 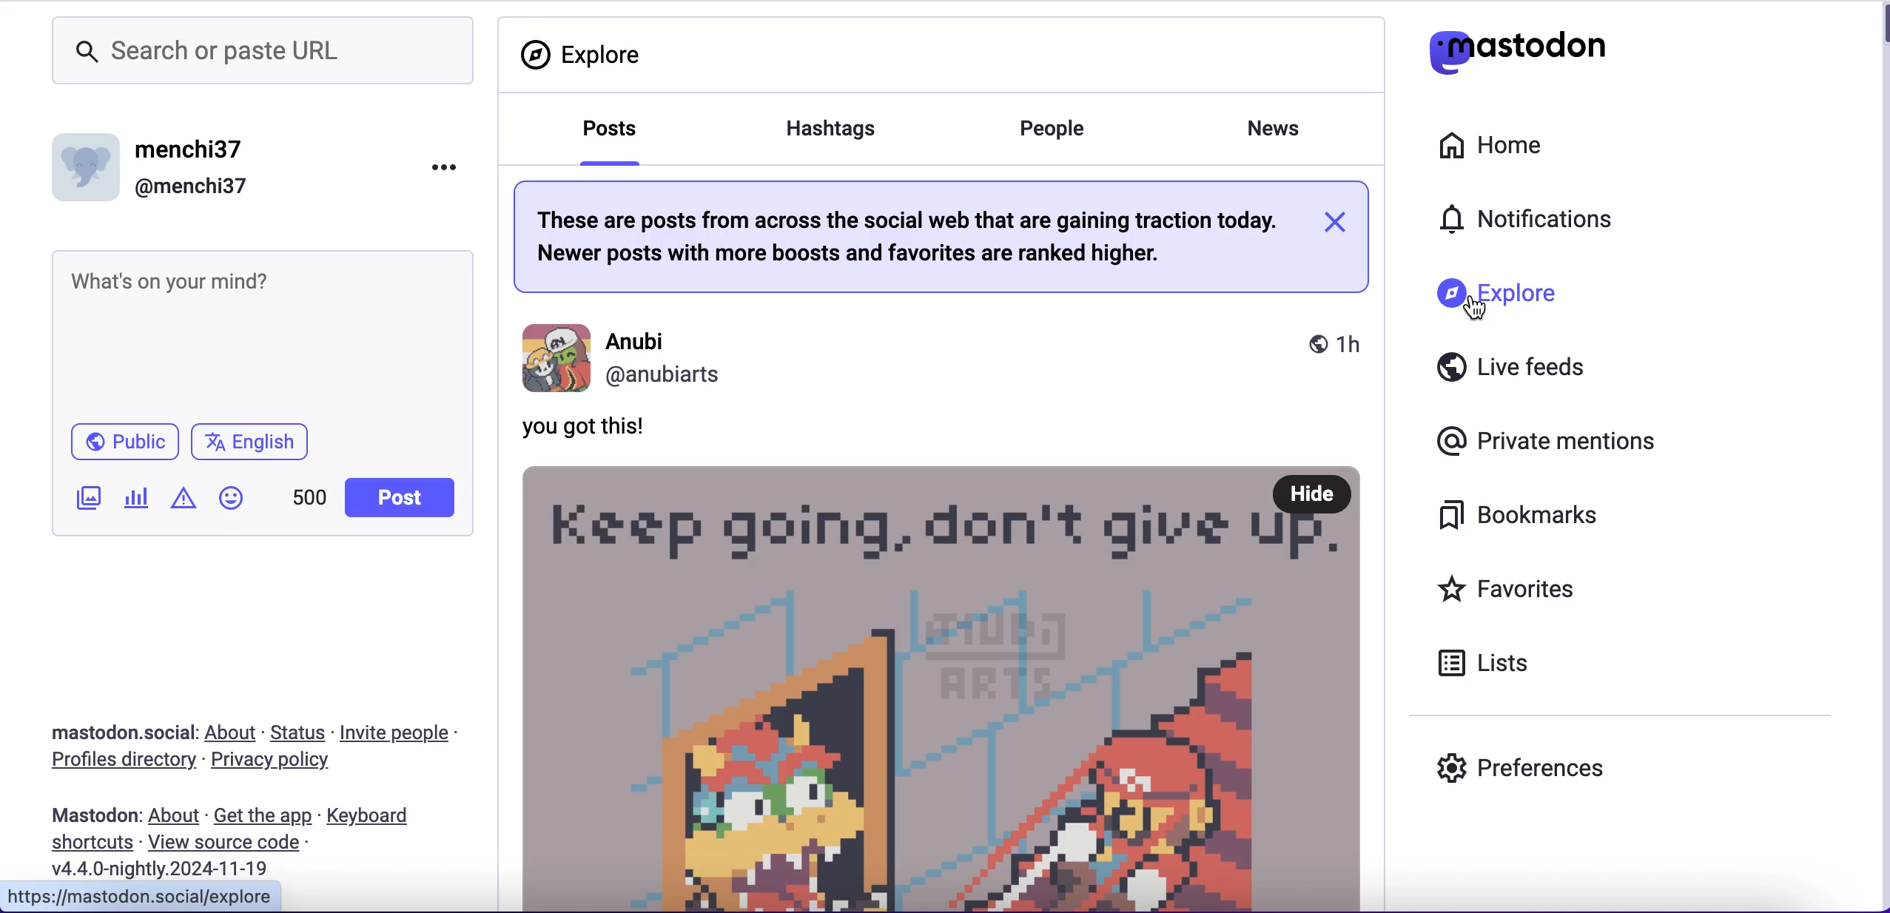 I want to click on mastodon, so click(x=95, y=818).